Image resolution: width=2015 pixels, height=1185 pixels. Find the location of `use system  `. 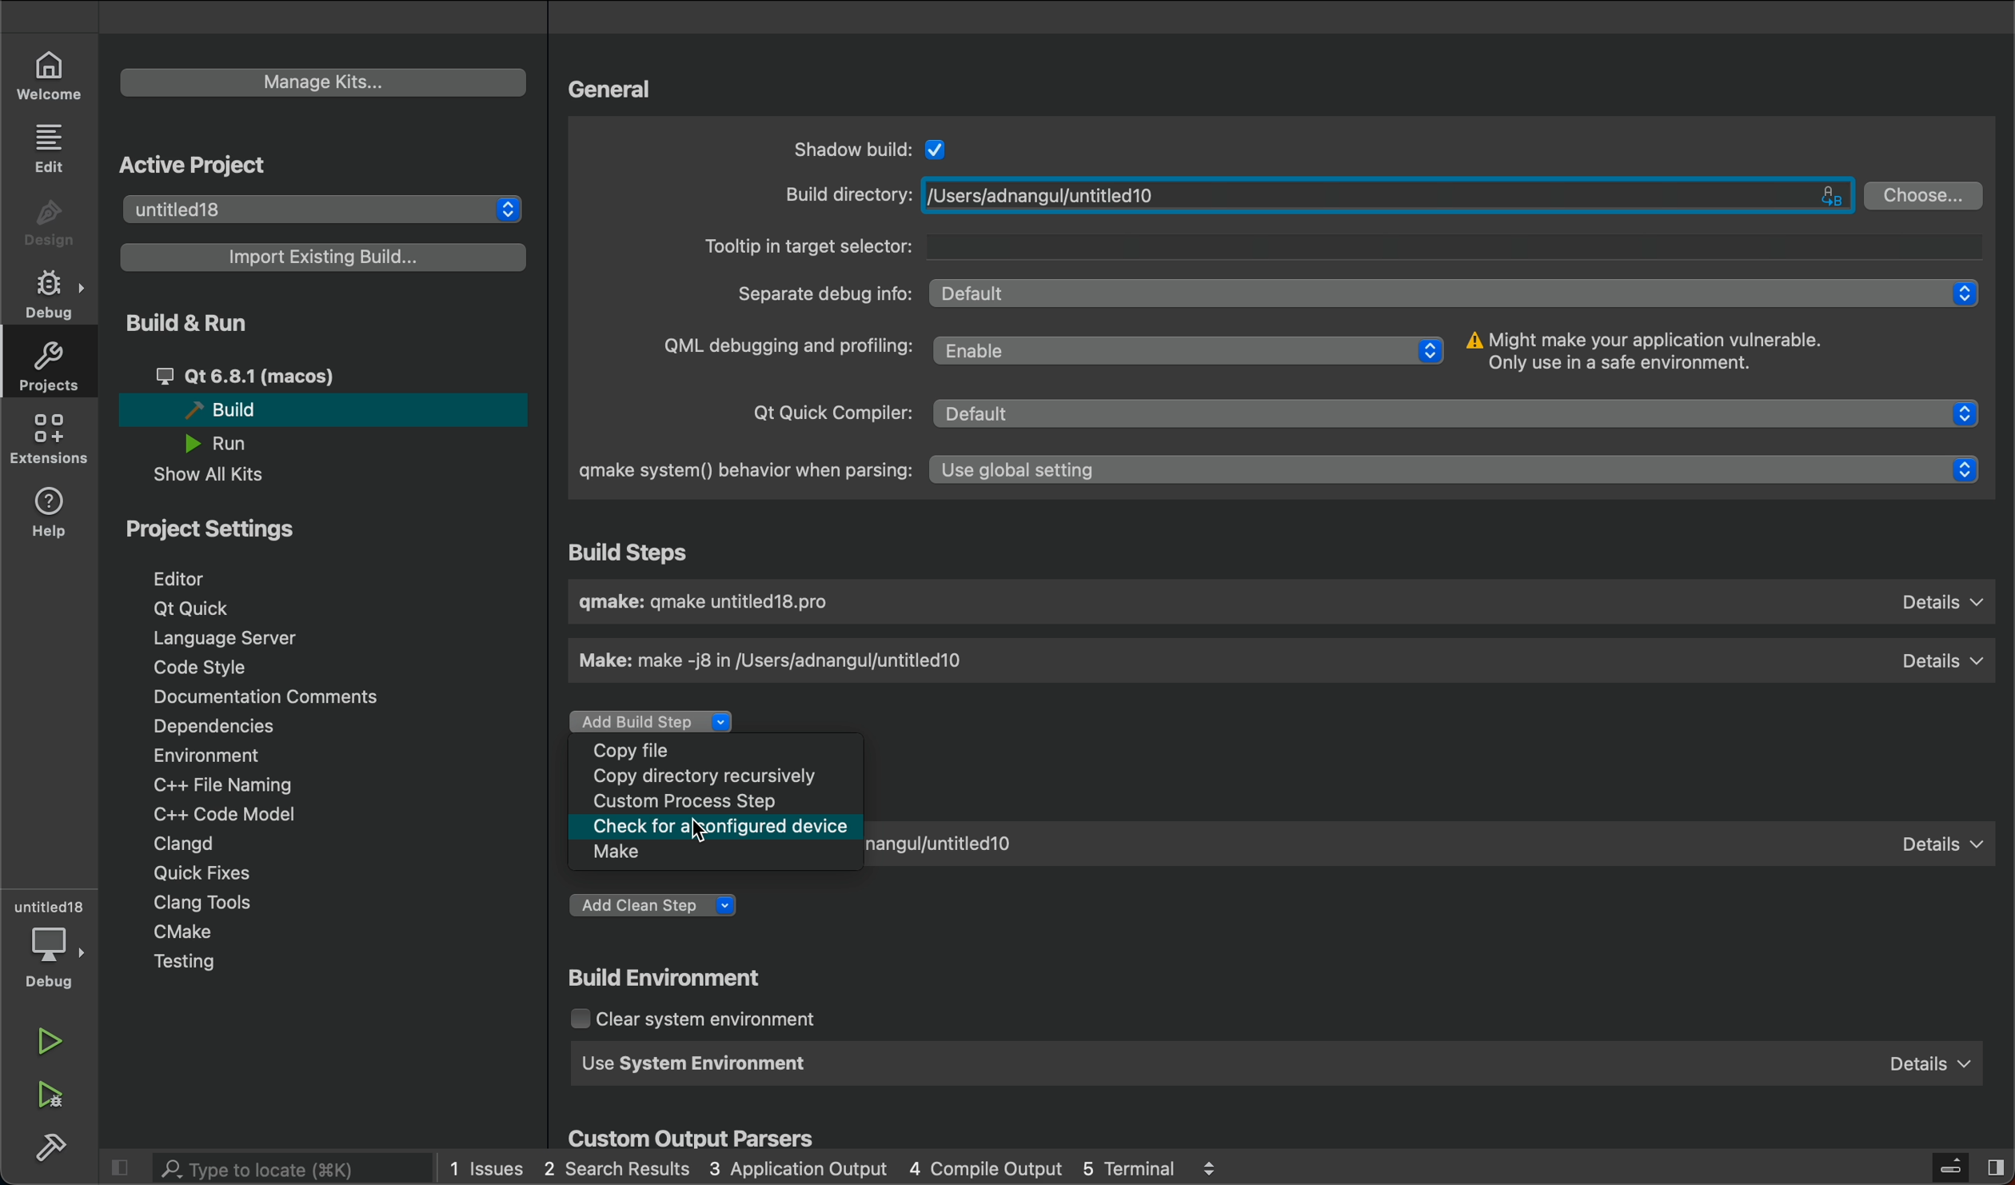

use system   is located at coordinates (1290, 1064).